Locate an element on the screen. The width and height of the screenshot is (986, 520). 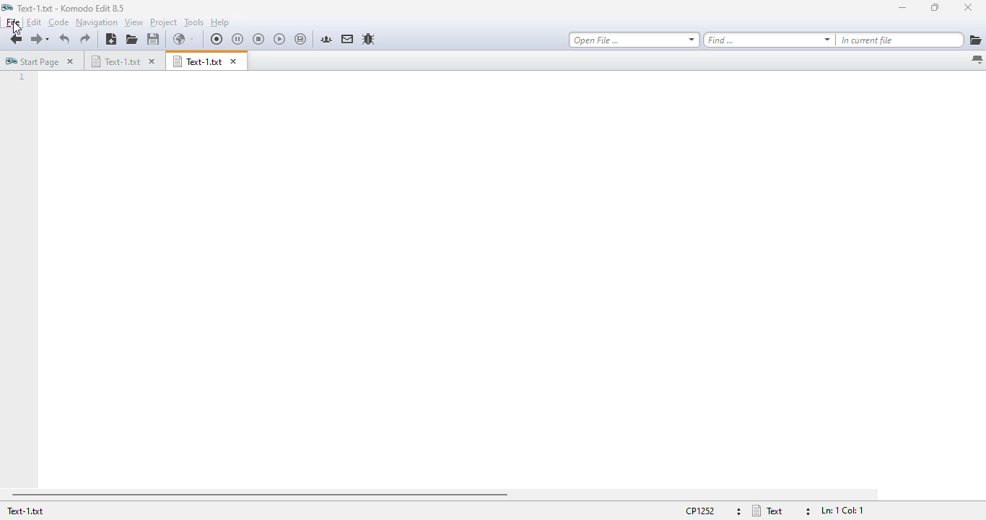
komodo email lists is located at coordinates (348, 38).